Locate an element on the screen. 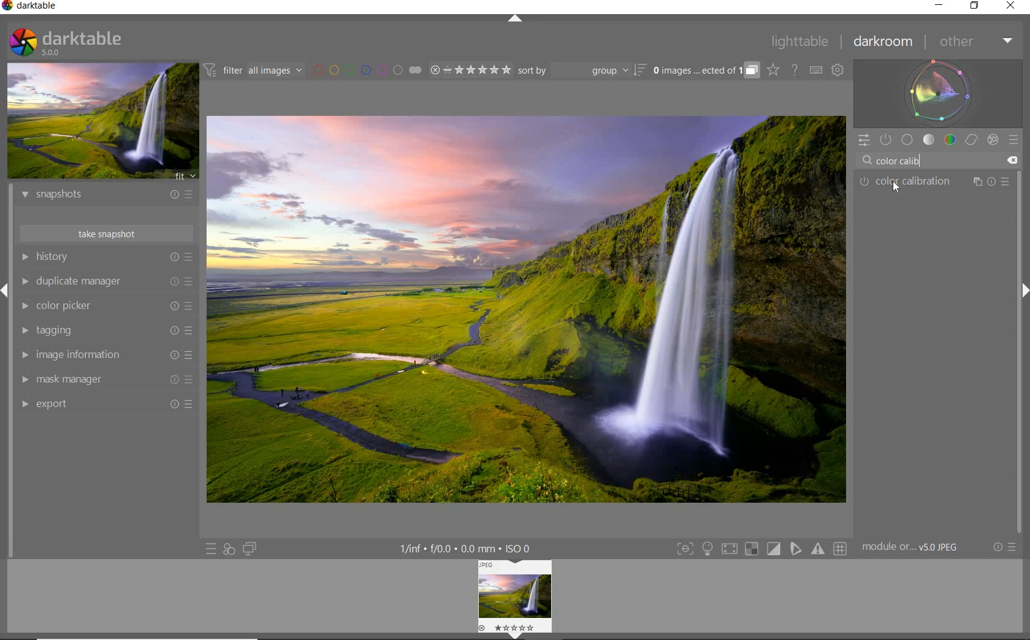 This screenshot has width=1030, height=640. other is located at coordinates (974, 41).